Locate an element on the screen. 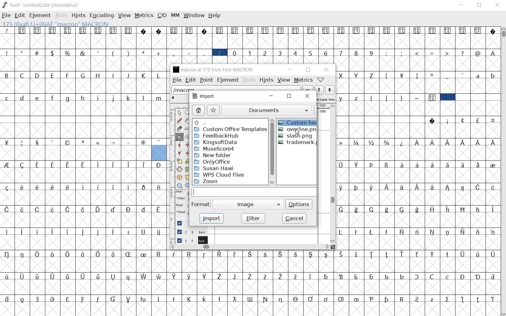 Image resolution: width=506 pixels, height=316 pixels. Symbol is located at coordinates (128, 298).